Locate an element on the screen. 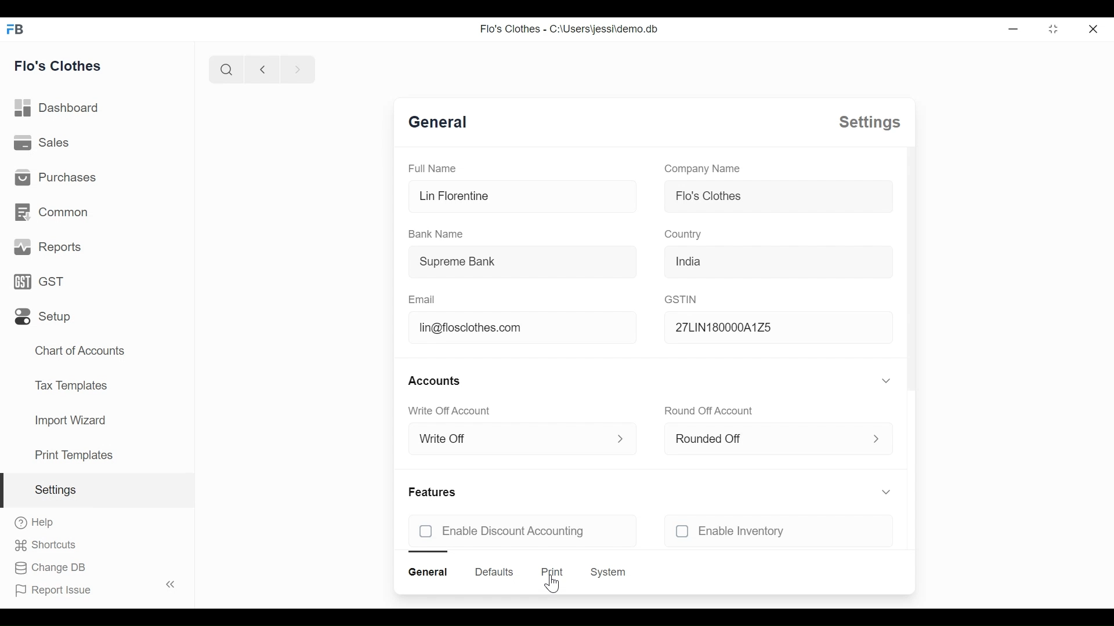 The image size is (1114, 626). sales is located at coordinates (42, 141).